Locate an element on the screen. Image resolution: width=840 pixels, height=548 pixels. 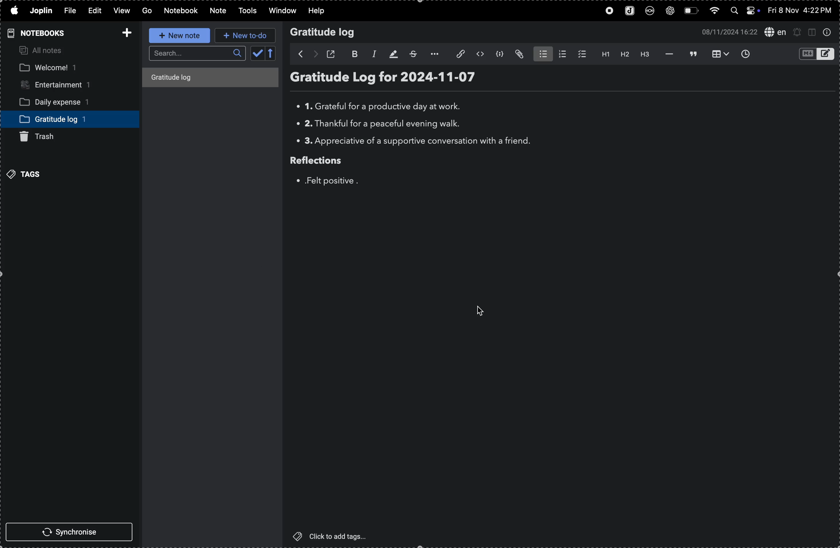
searcbar is located at coordinates (198, 53).